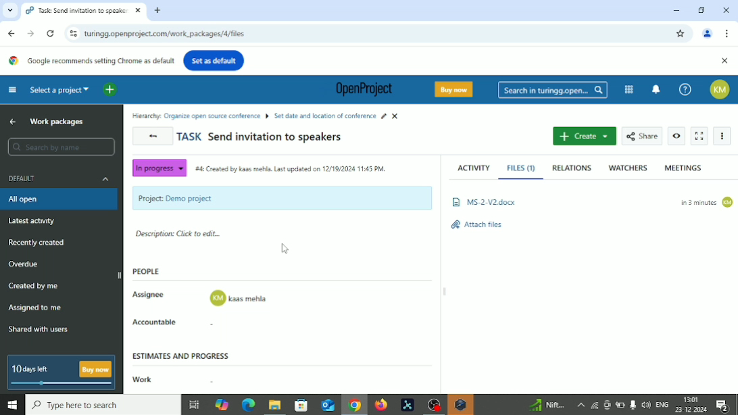 Image resolution: width=738 pixels, height=415 pixels. I want to click on Task, so click(260, 138).